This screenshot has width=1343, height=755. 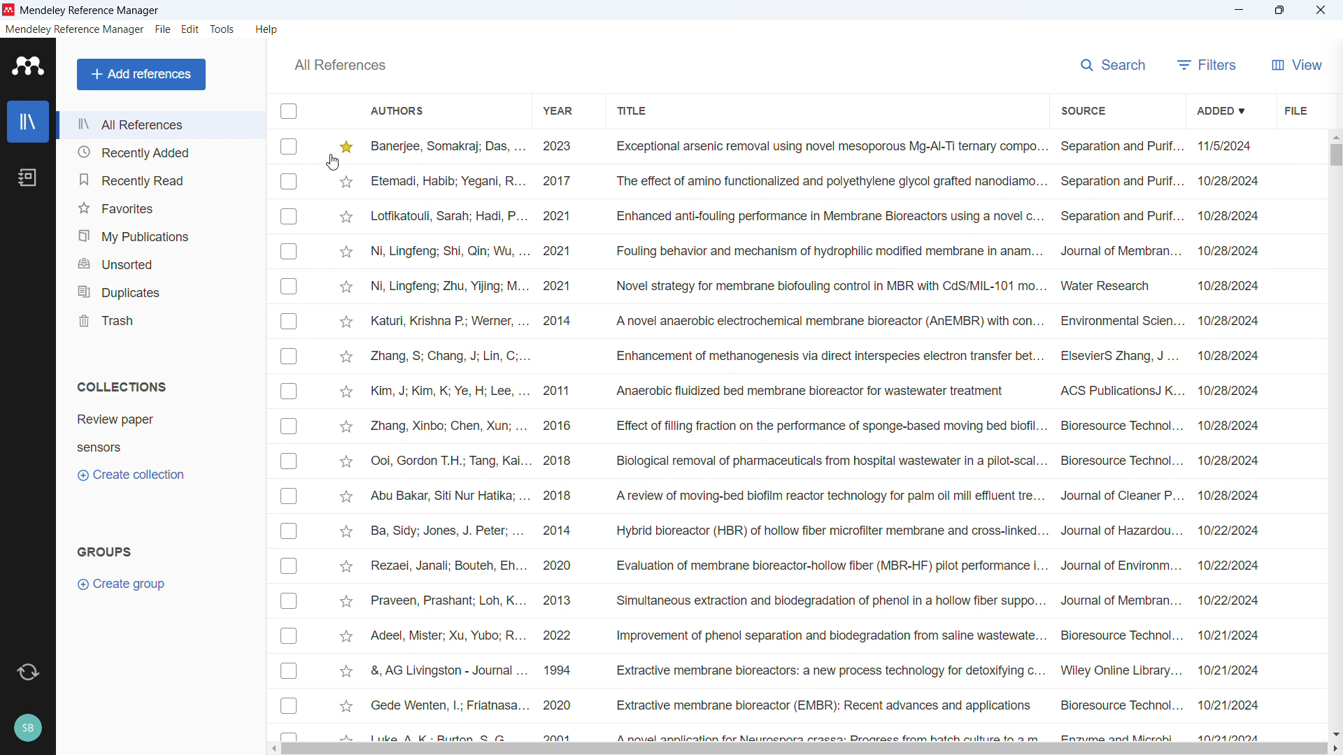 I want to click on Profile , so click(x=29, y=728).